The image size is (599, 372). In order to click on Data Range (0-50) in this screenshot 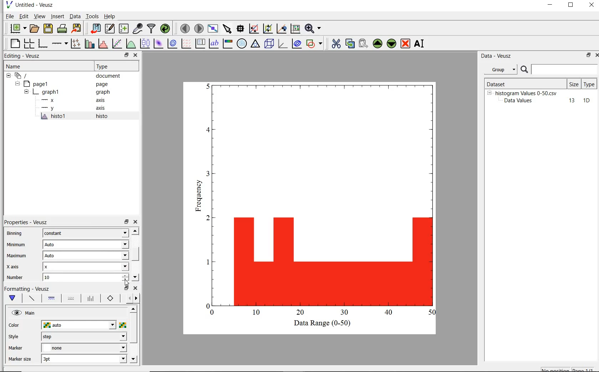, I will do `click(323, 324)`.